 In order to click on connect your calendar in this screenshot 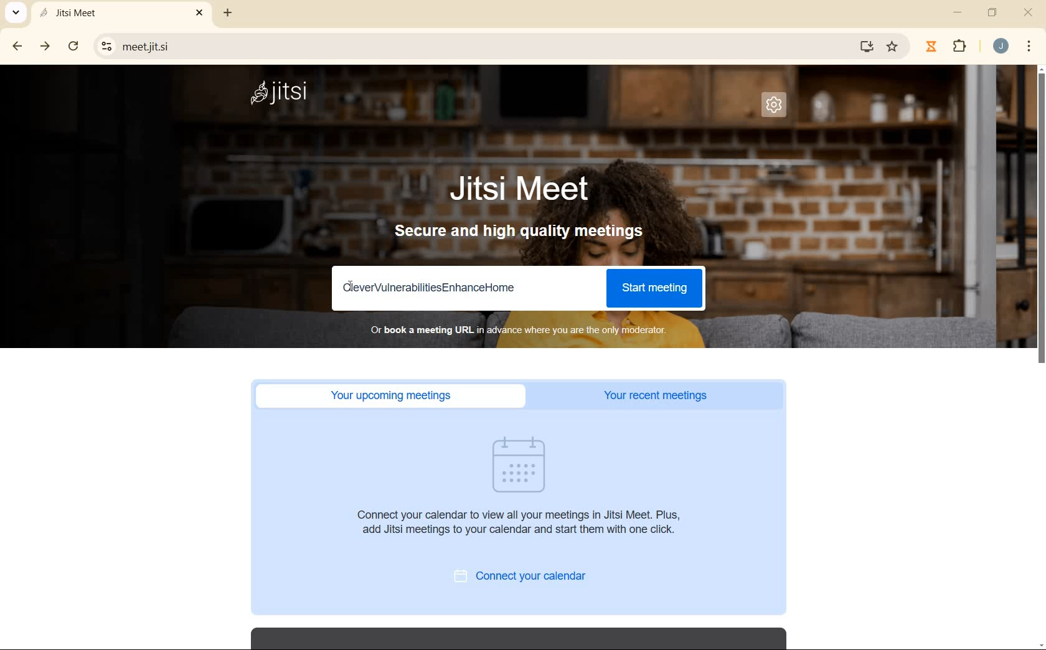, I will do `click(529, 577)`.